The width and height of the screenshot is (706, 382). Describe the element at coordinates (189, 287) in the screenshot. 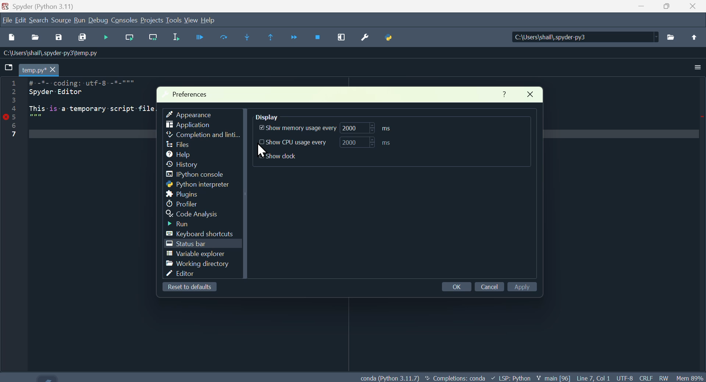

I see `Reset to default` at that location.